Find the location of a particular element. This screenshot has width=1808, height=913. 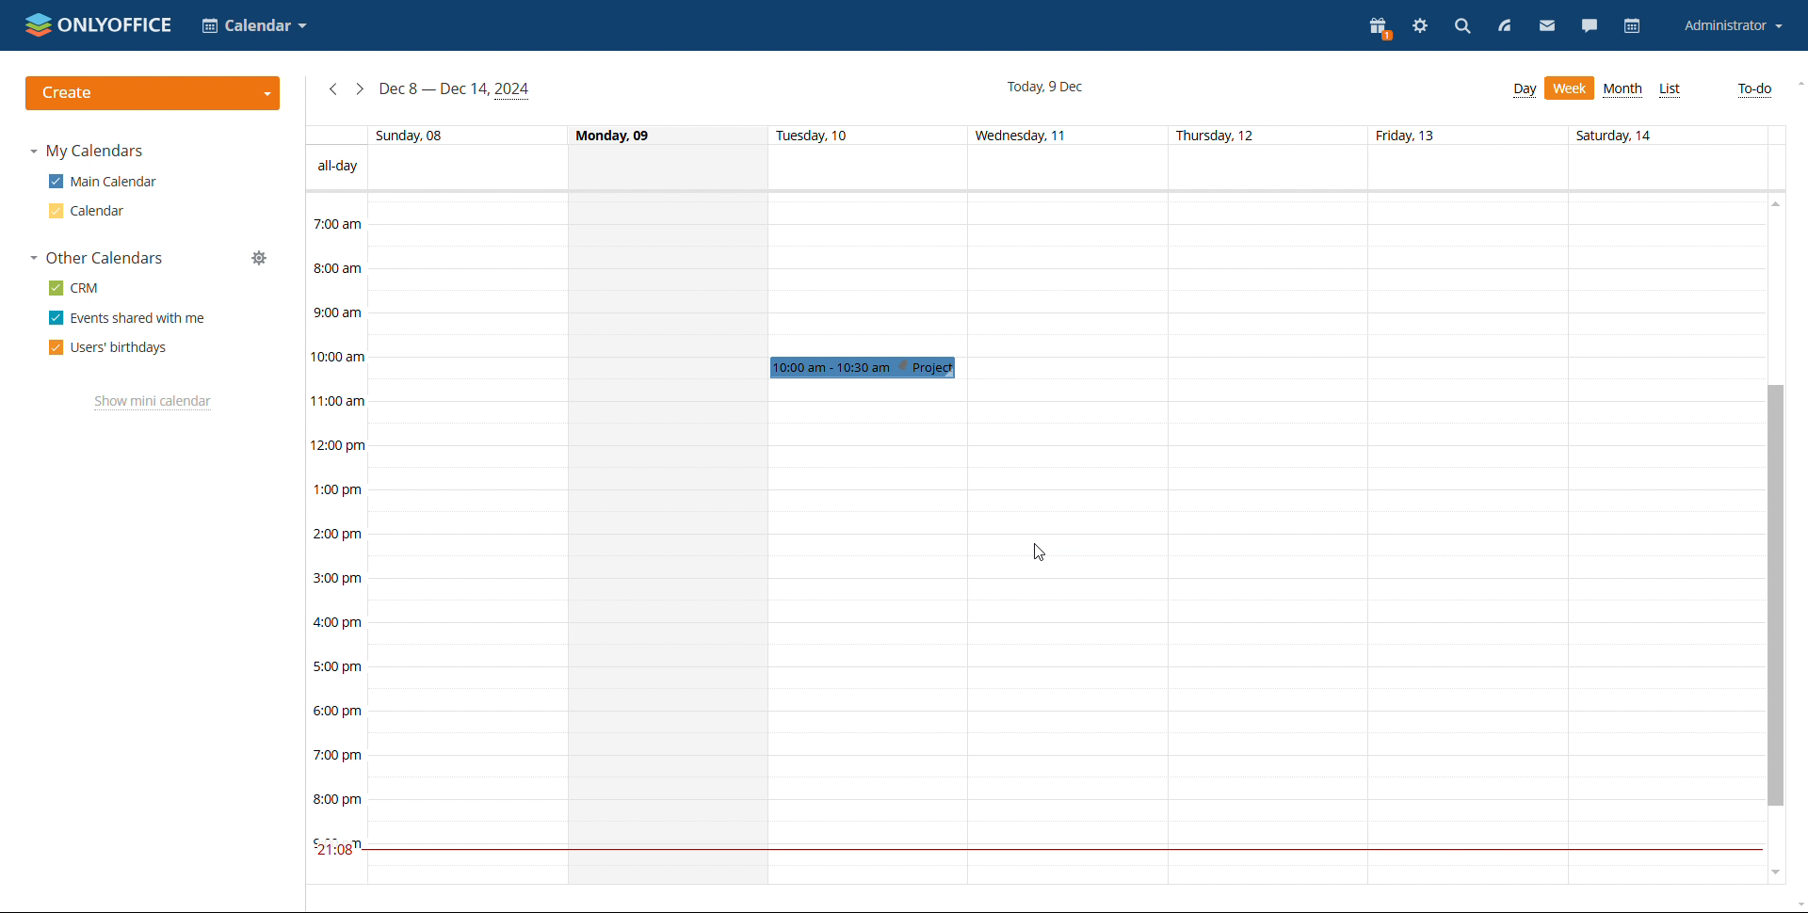

feed is located at coordinates (1505, 26).